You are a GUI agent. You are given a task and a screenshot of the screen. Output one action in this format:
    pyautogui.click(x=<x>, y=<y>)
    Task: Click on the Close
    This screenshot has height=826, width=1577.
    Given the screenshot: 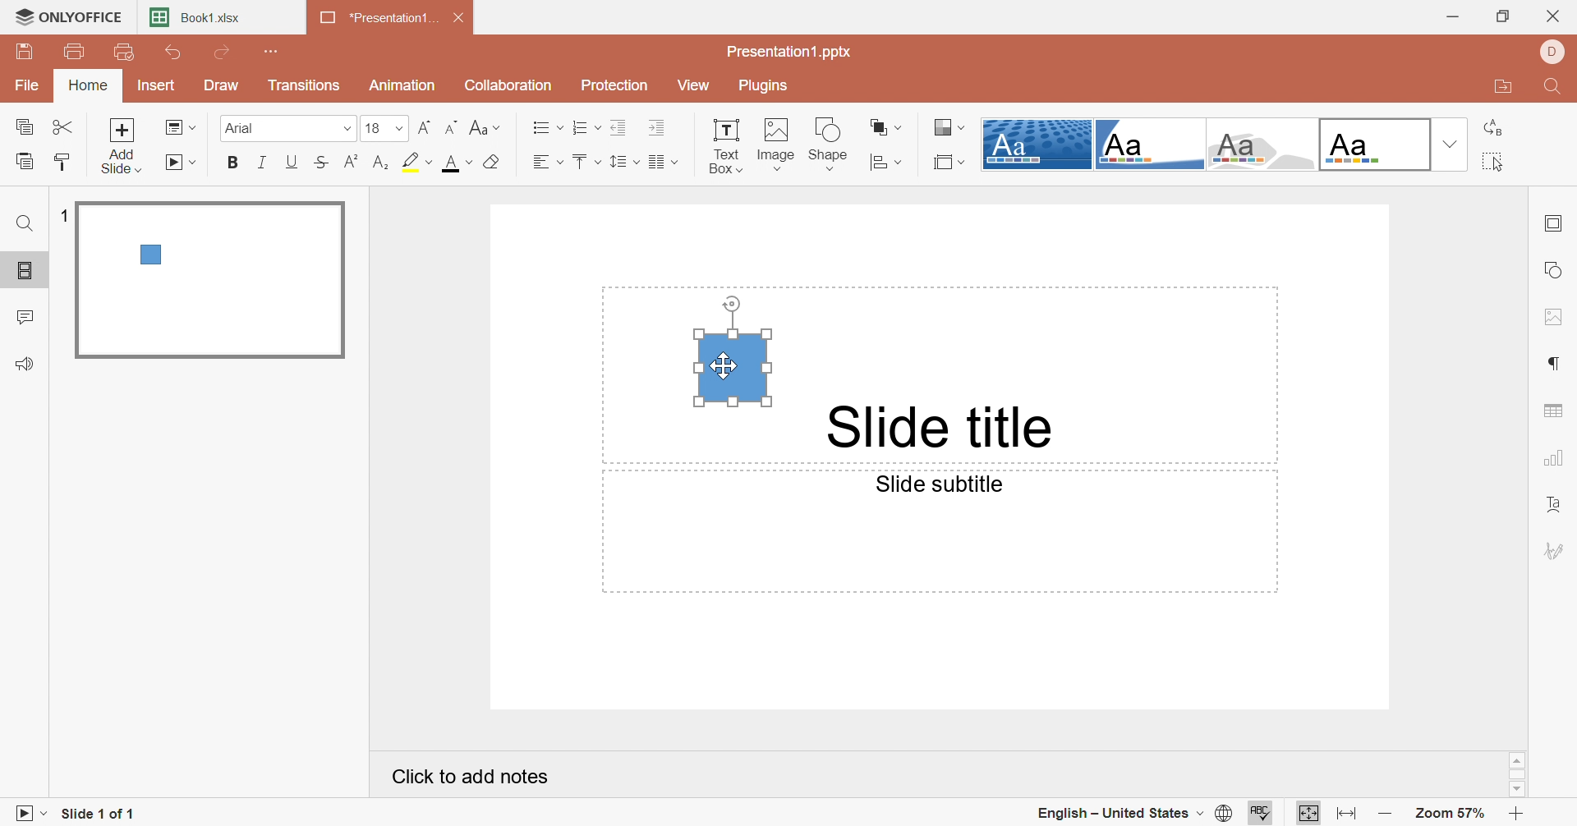 What is the action you would take?
    pyautogui.click(x=461, y=18)
    